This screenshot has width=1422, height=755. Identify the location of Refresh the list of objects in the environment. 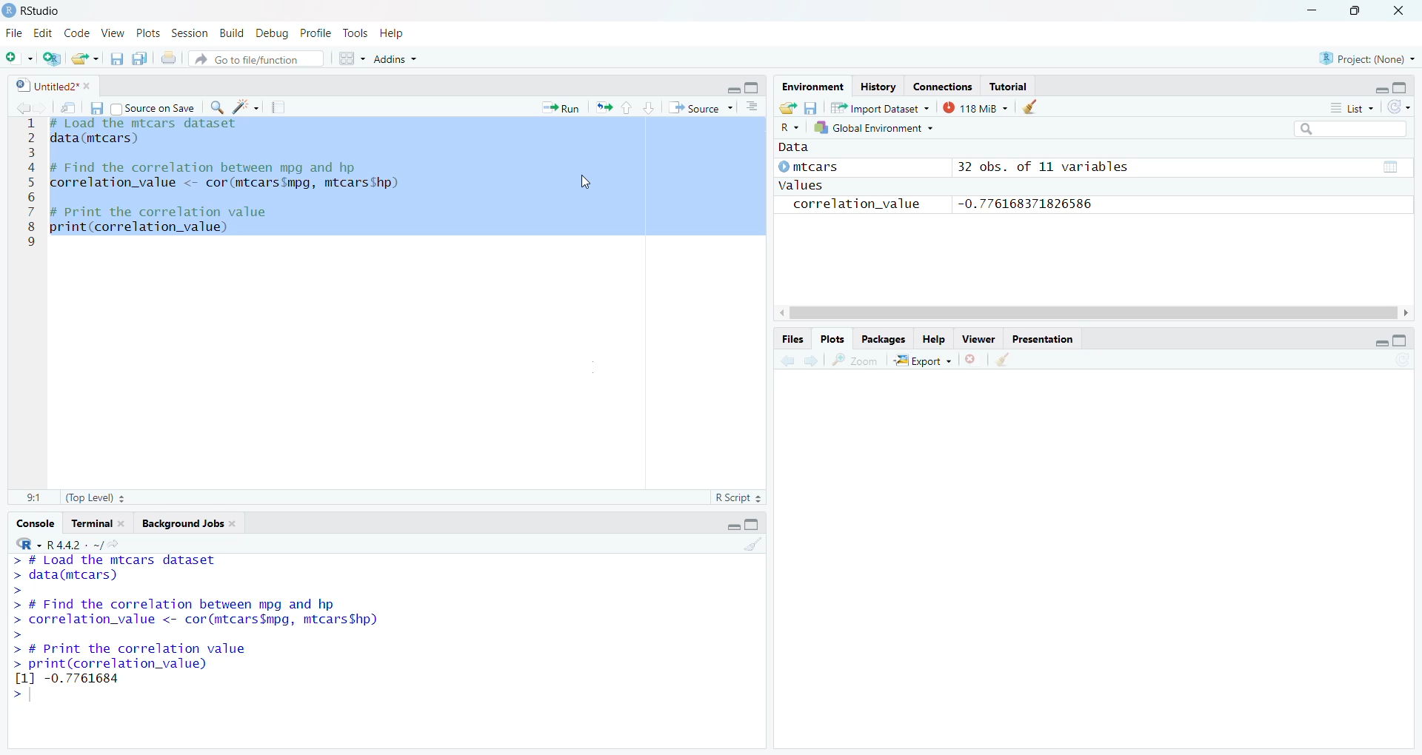
(1401, 108).